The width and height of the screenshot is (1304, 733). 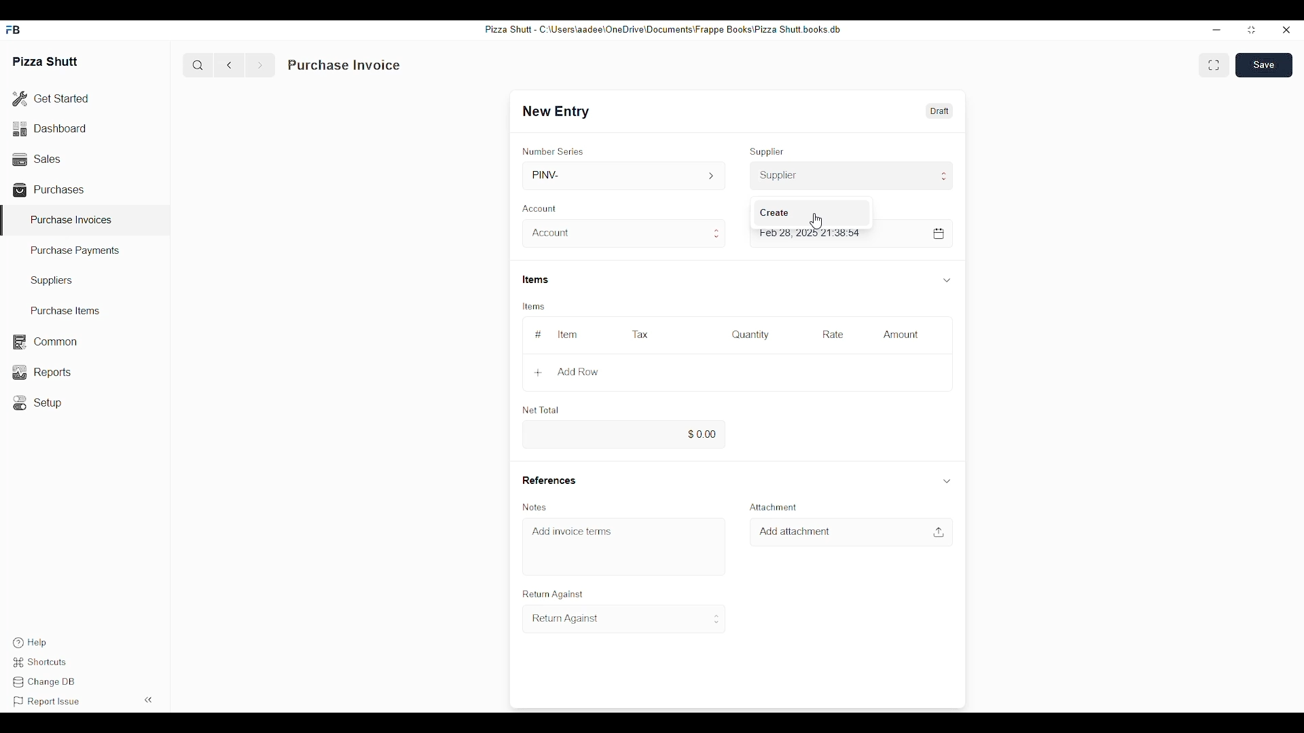 I want to click on Add attachment, so click(x=797, y=531).